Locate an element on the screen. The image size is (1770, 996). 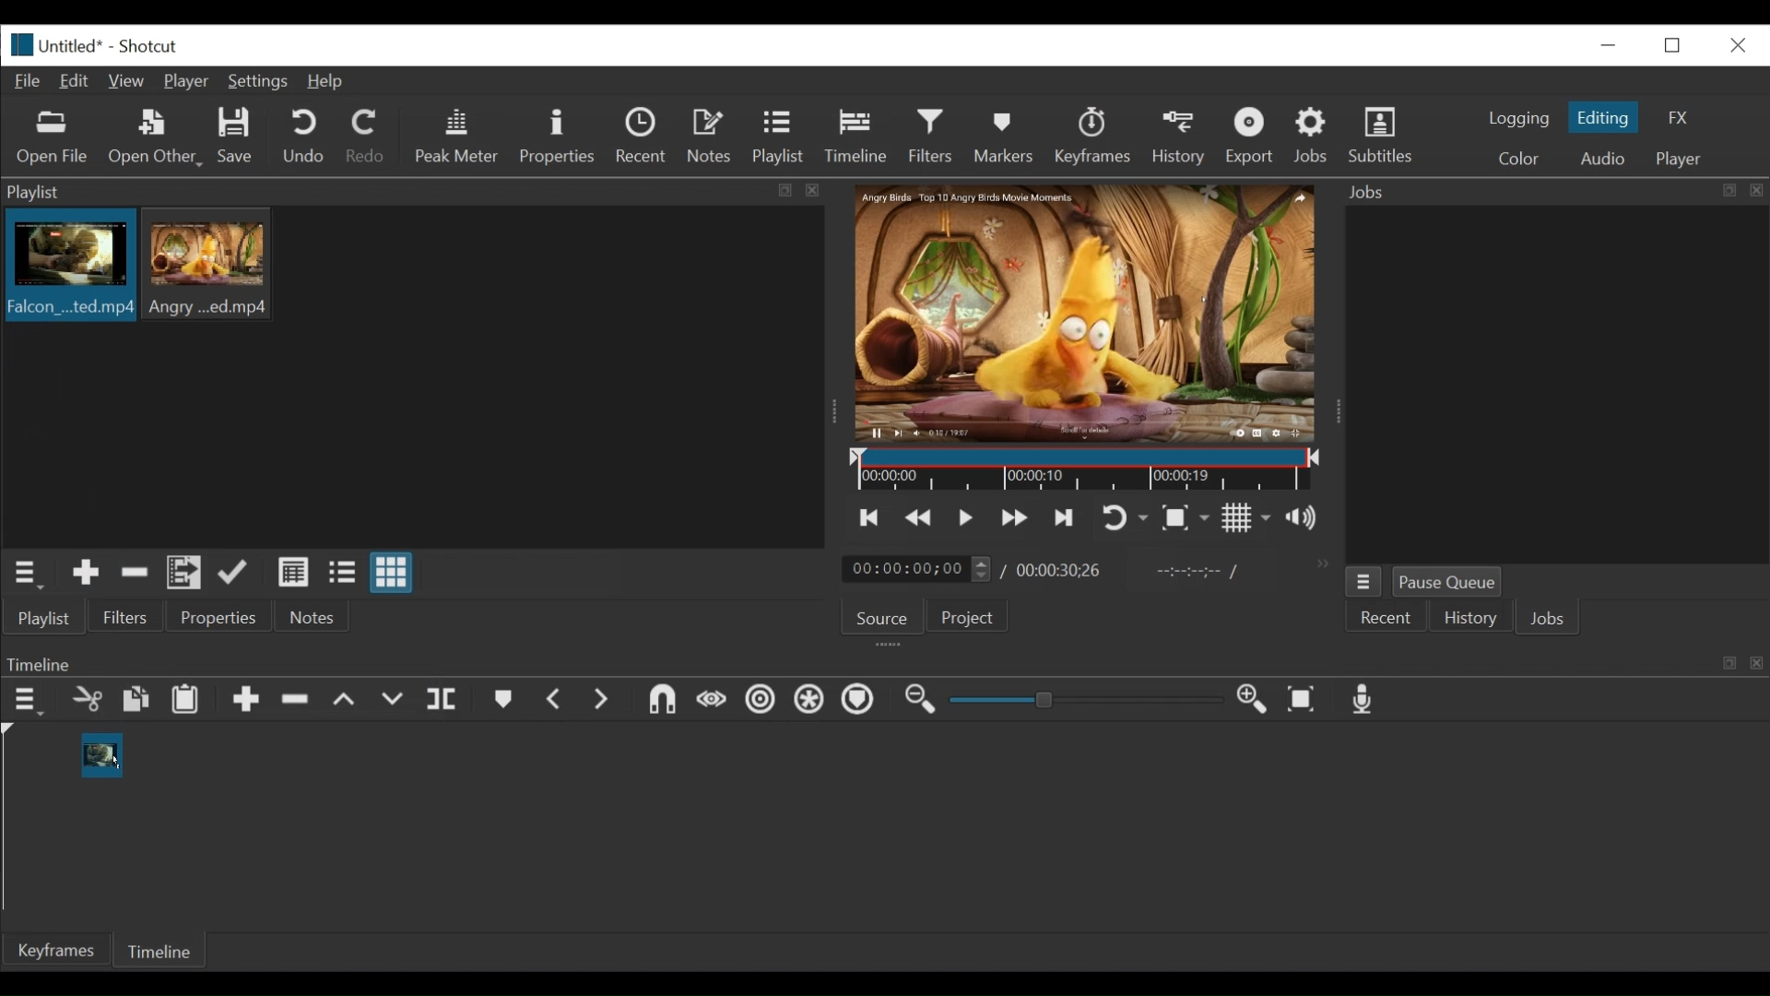
Add files to playlist is located at coordinates (184, 575).